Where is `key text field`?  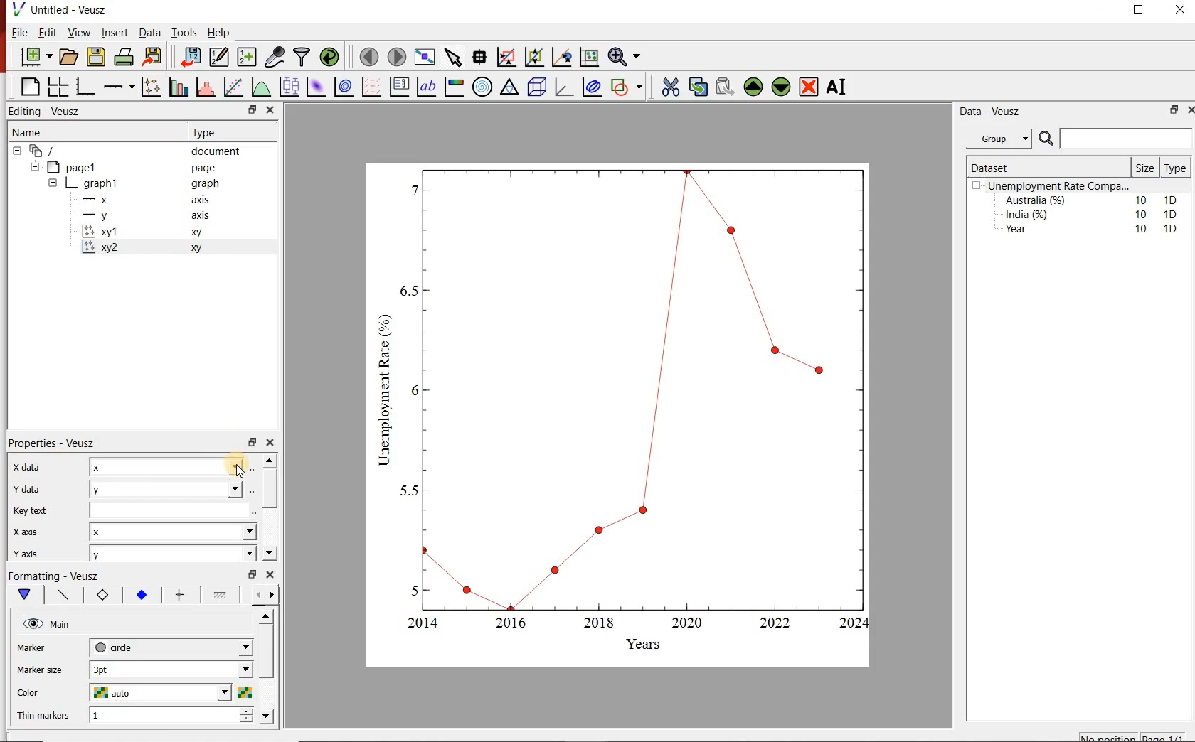
key text field is located at coordinates (171, 510).